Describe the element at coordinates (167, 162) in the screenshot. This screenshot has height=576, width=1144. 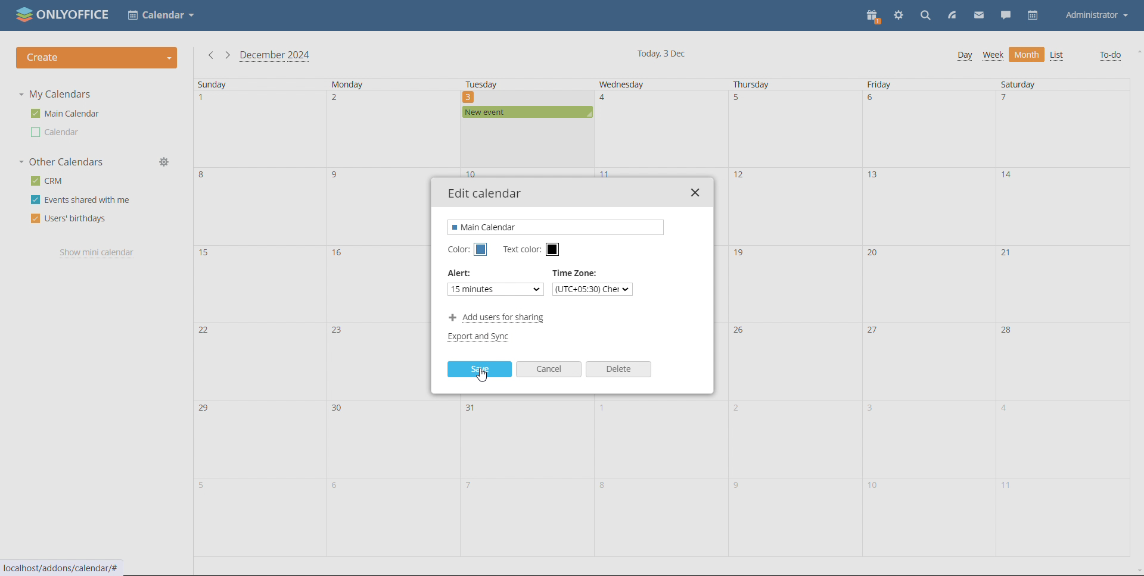
I see `manage` at that location.